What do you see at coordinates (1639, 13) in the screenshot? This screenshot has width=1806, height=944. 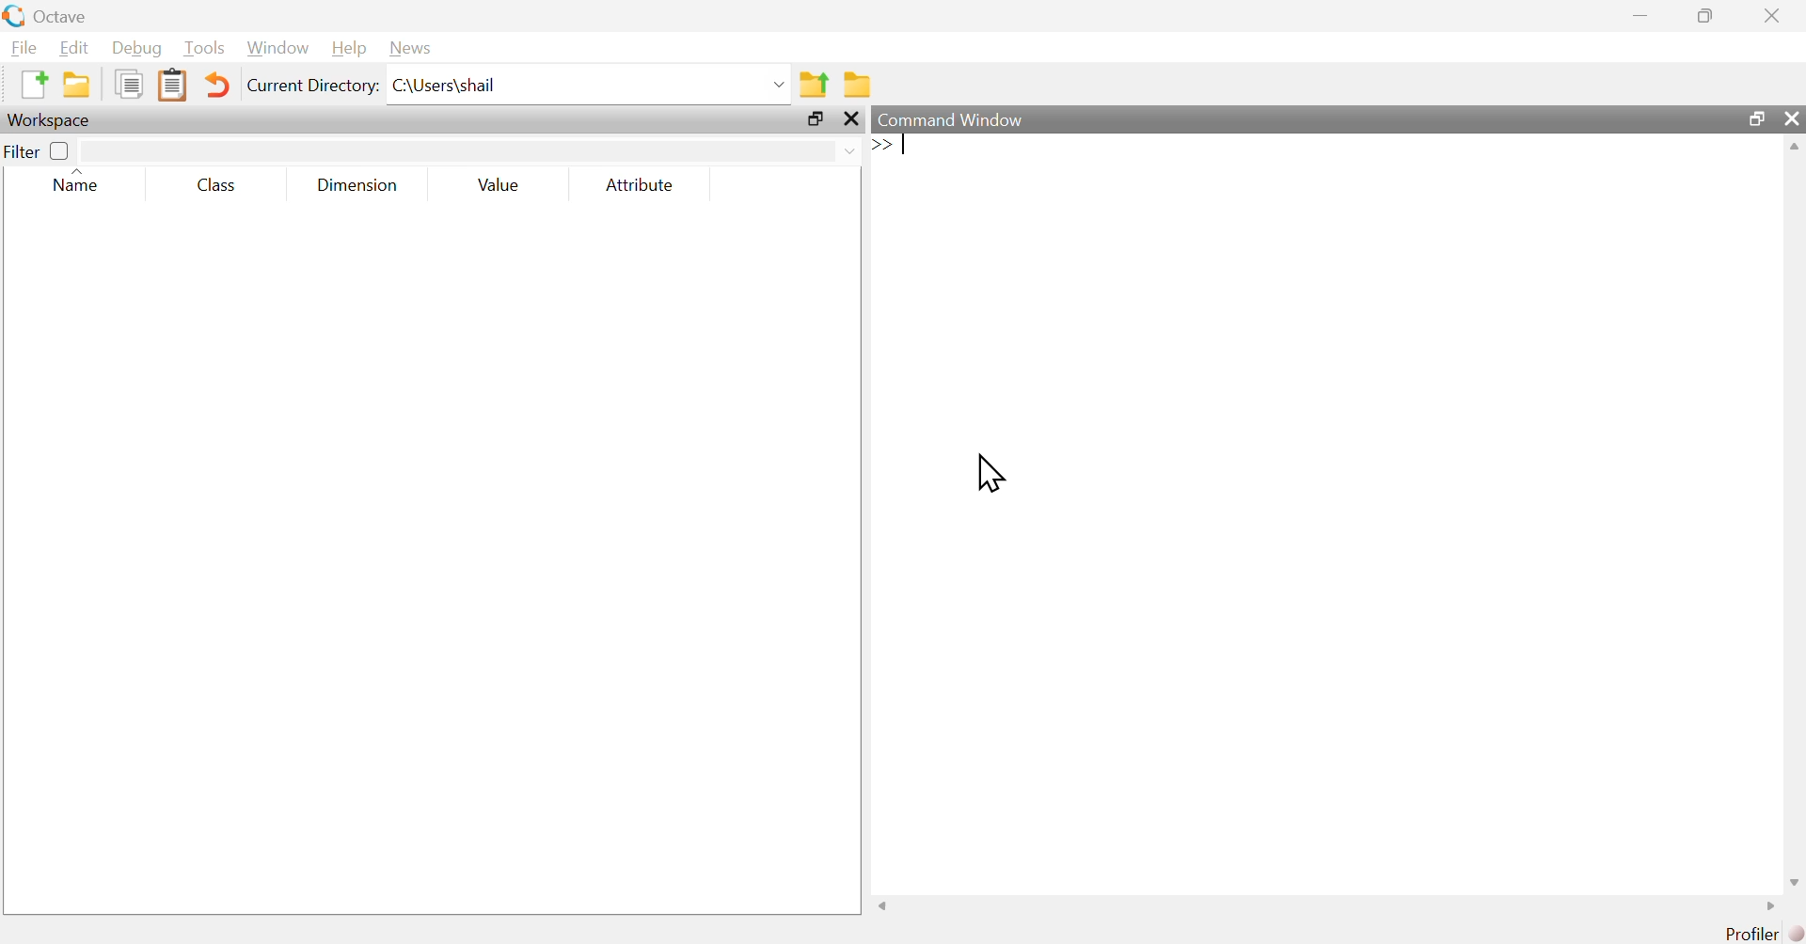 I see `minimize` at bounding box center [1639, 13].